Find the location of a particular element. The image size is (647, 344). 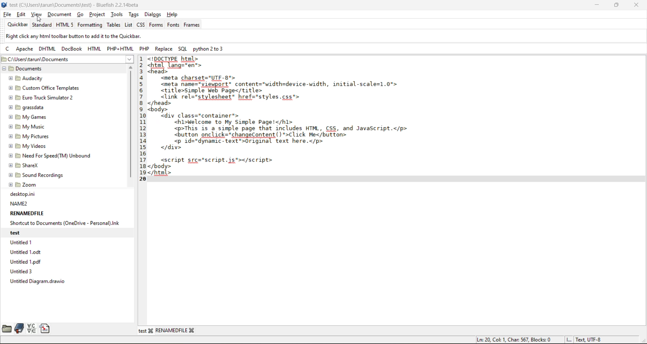

charmap is located at coordinates (31, 328).